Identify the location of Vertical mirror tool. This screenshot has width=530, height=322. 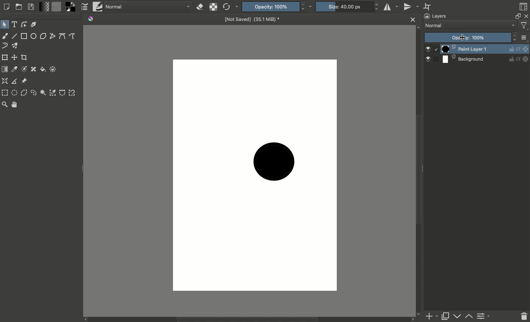
(411, 7).